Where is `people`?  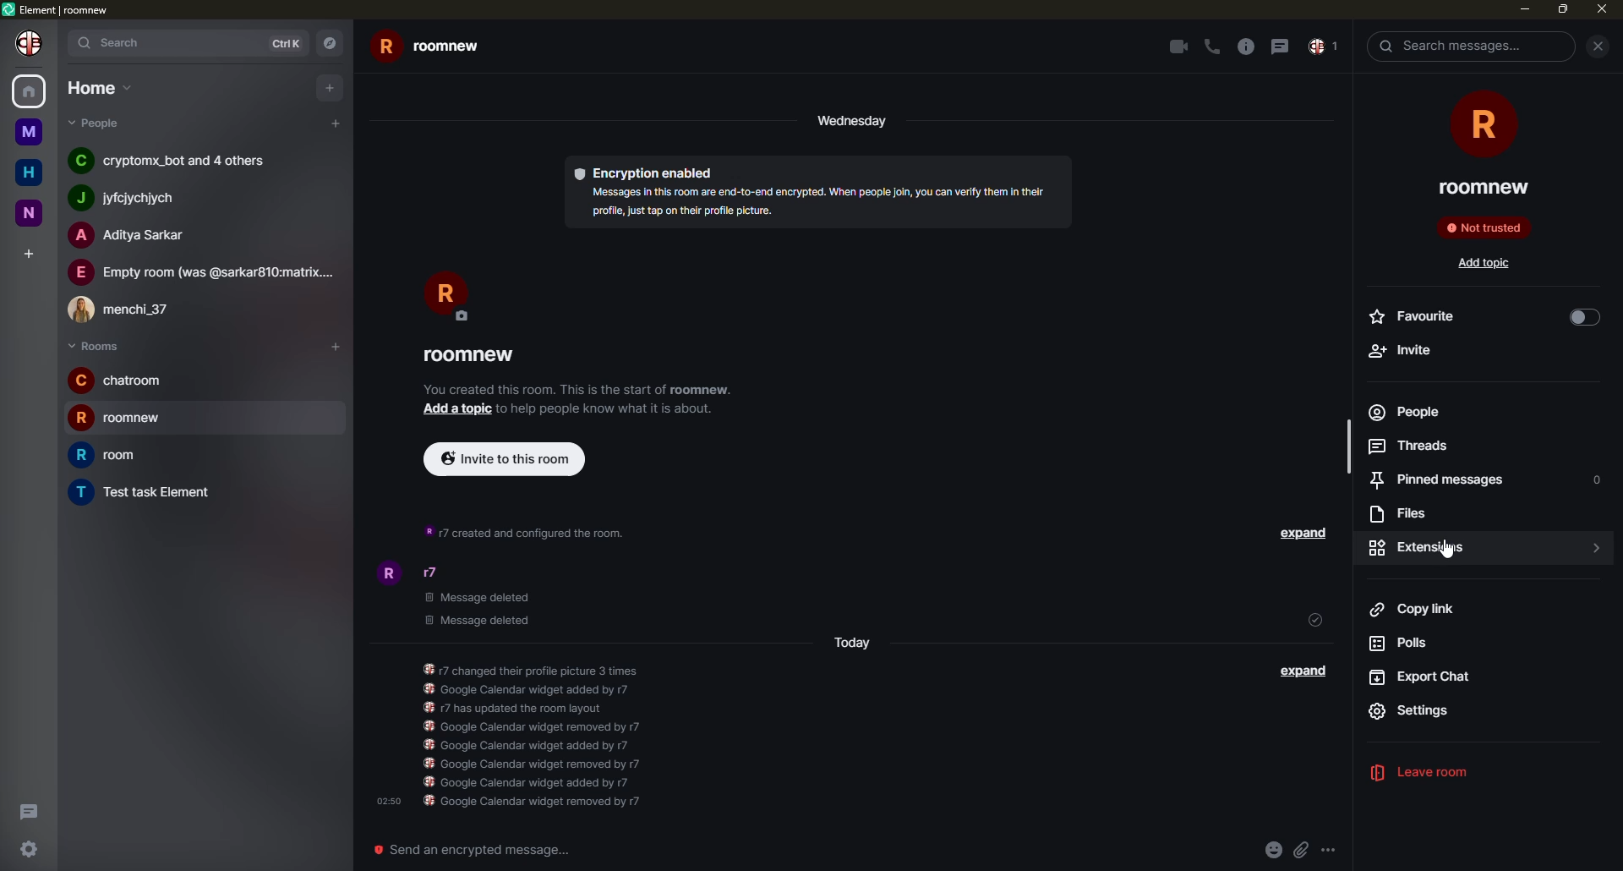
people is located at coordinates (203, 272).